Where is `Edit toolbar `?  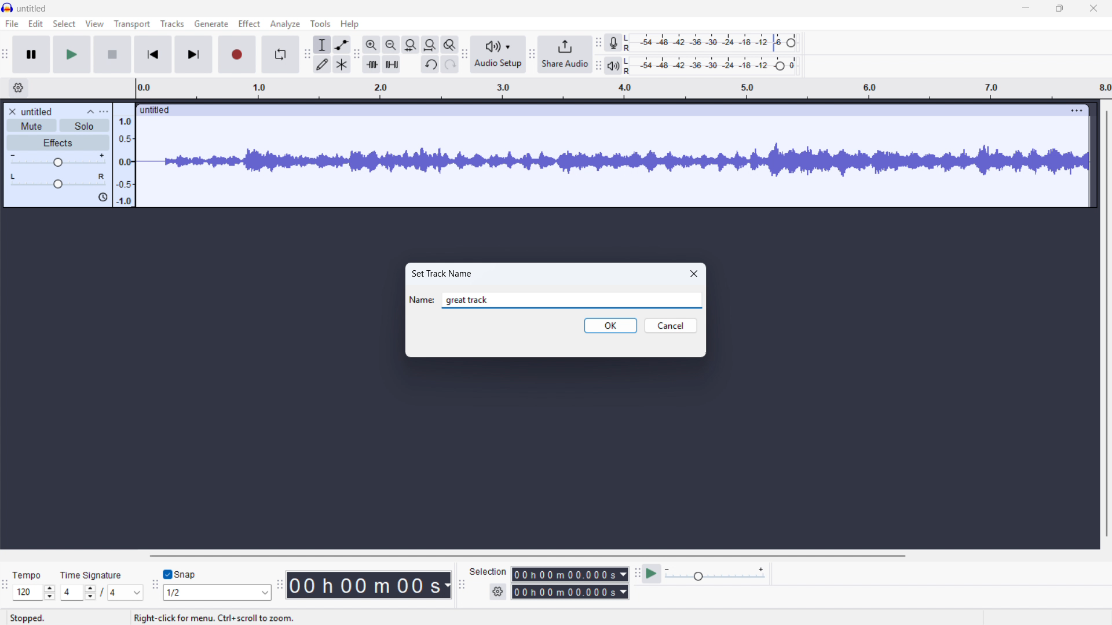 Edit toolbar  is located at coordinates (357, 55).